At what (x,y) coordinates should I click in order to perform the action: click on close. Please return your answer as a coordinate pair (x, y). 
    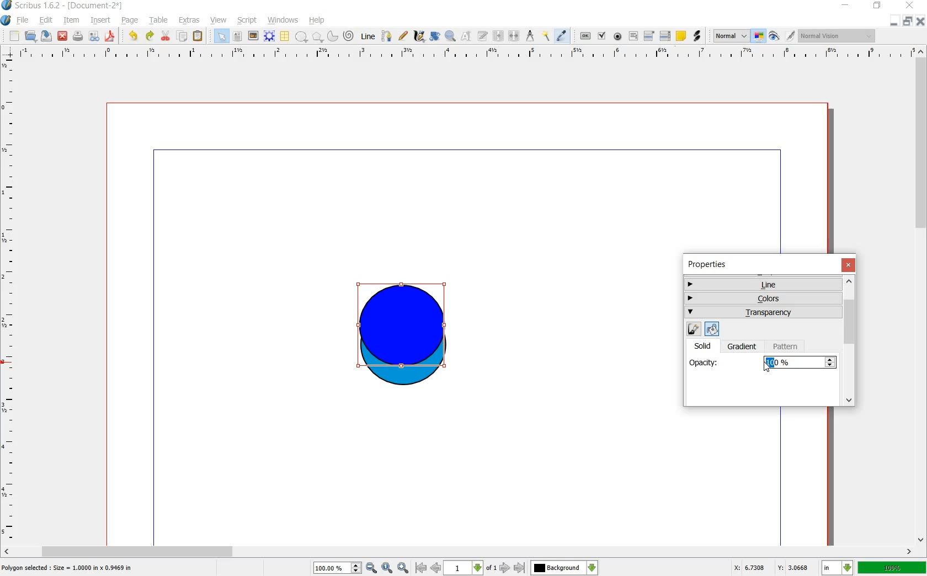
    Looking at the image, I should click on (912, 6).